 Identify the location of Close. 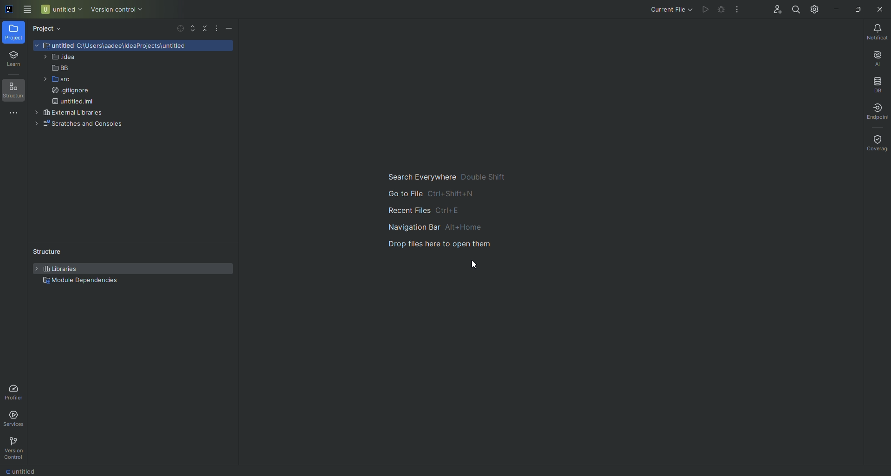
(879, 10).